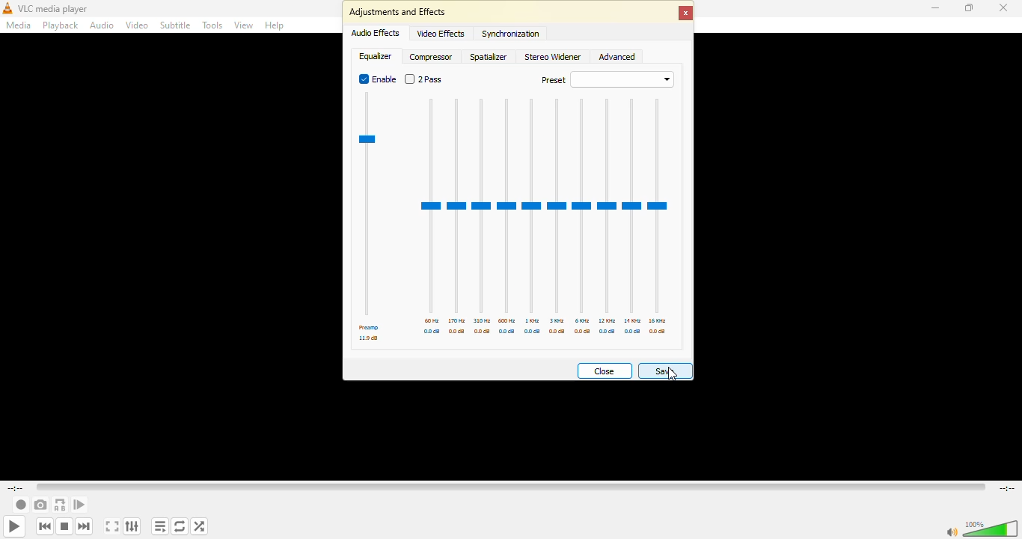 Image resolution: width=1022 pixels, height=539 pixels. I want to click on 12 khz, so click(608, 320).